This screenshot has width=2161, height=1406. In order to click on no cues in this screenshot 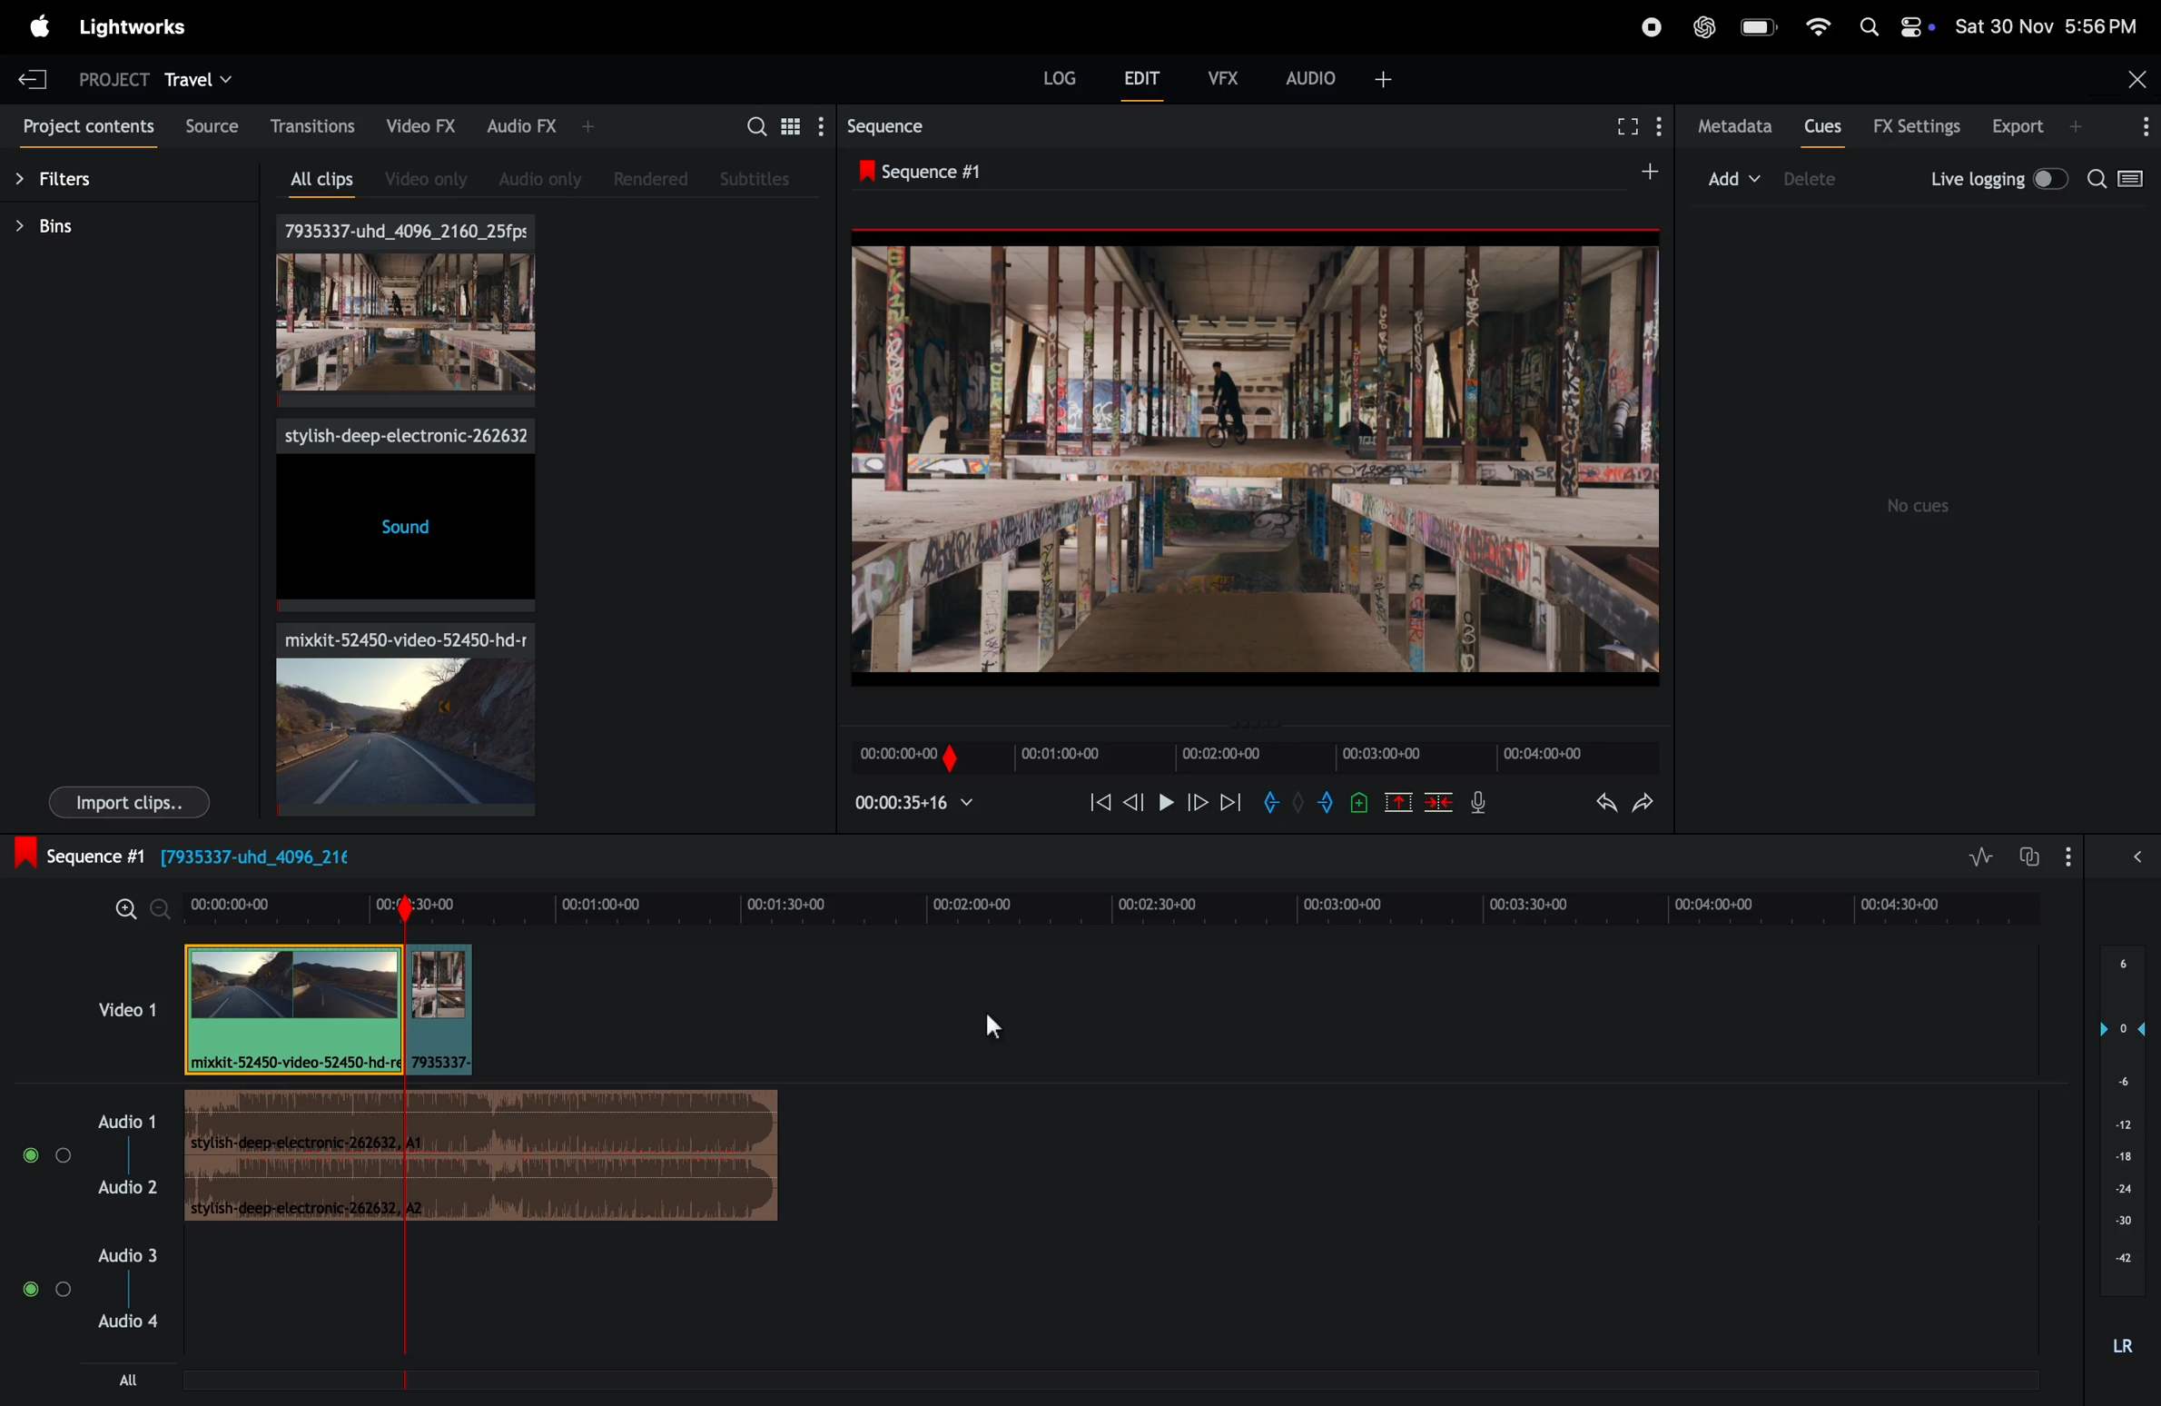, I will do `click(1921, 506)`.